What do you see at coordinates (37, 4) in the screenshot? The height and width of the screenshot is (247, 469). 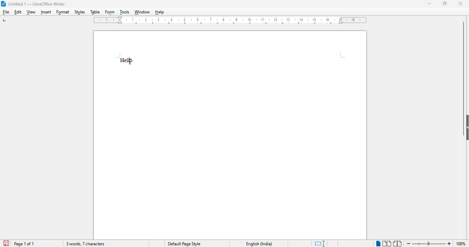 I see `title` at bounding box center [37, 4].